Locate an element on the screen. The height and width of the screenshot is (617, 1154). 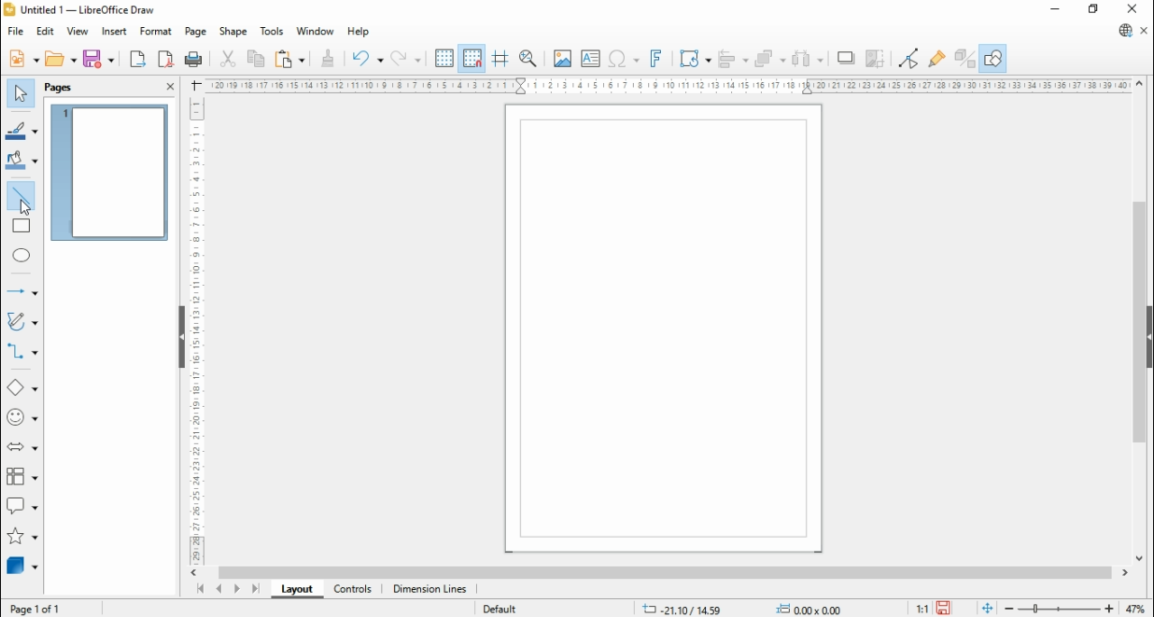
select at least three objects to distribute is located at coordinates (809, 59).